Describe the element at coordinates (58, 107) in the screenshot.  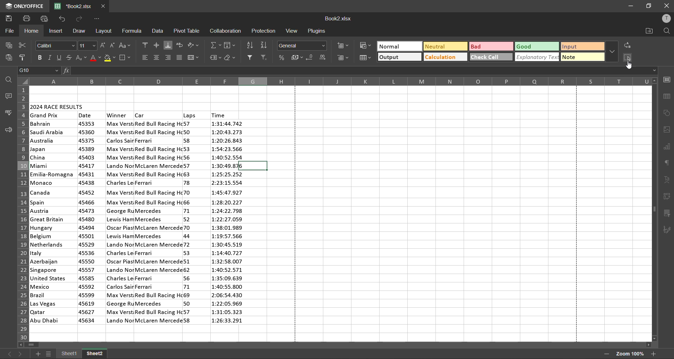
I see `2024 race results` at that location.